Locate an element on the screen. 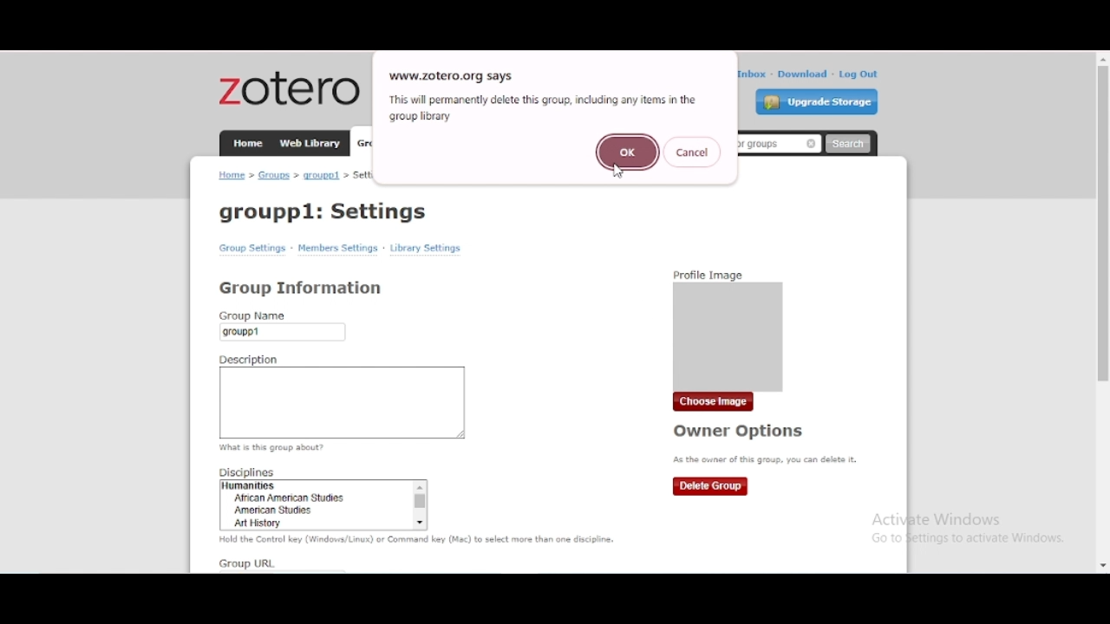 The width and height of the screenshot is (1110, 624). owner options is located at coordinates (740, 432).